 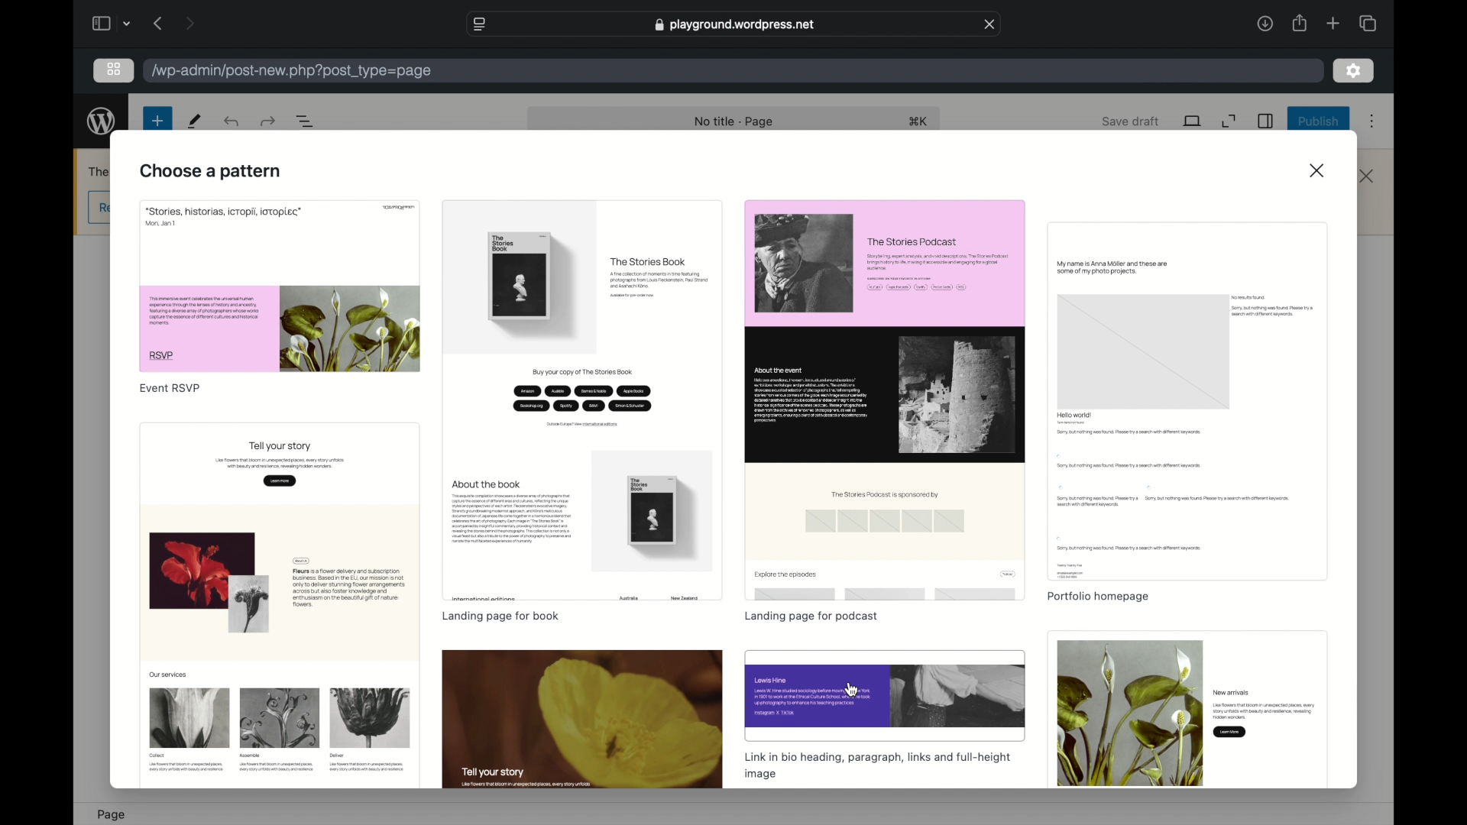 What do you see at coordinates (196, 121) in the screenshot?
I see `edit` at bounding box center [196, 121].